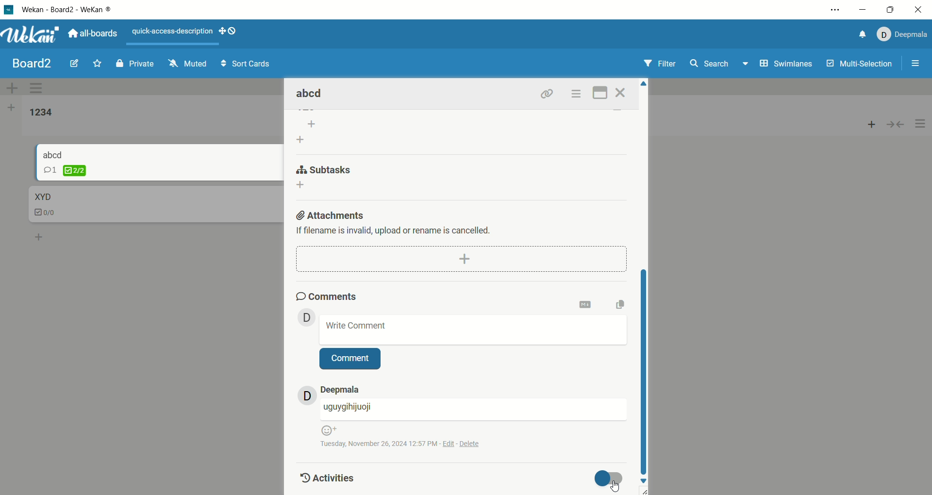 This screenshot has width=932, height=495. What do you see at coordinates (917, 11) in the screenshot?
I see `close` at bounding box center [917, 11].